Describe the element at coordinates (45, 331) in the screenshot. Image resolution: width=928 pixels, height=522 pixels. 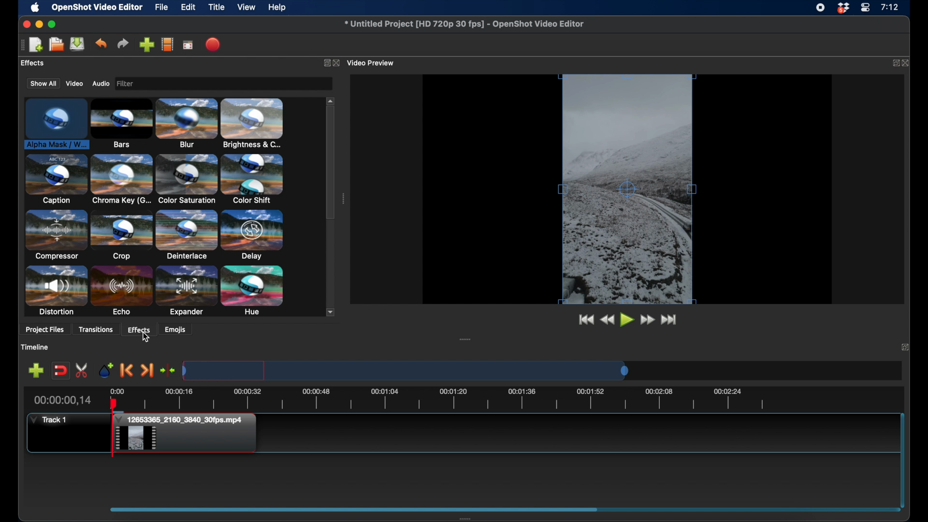
I see `project files` at that location.